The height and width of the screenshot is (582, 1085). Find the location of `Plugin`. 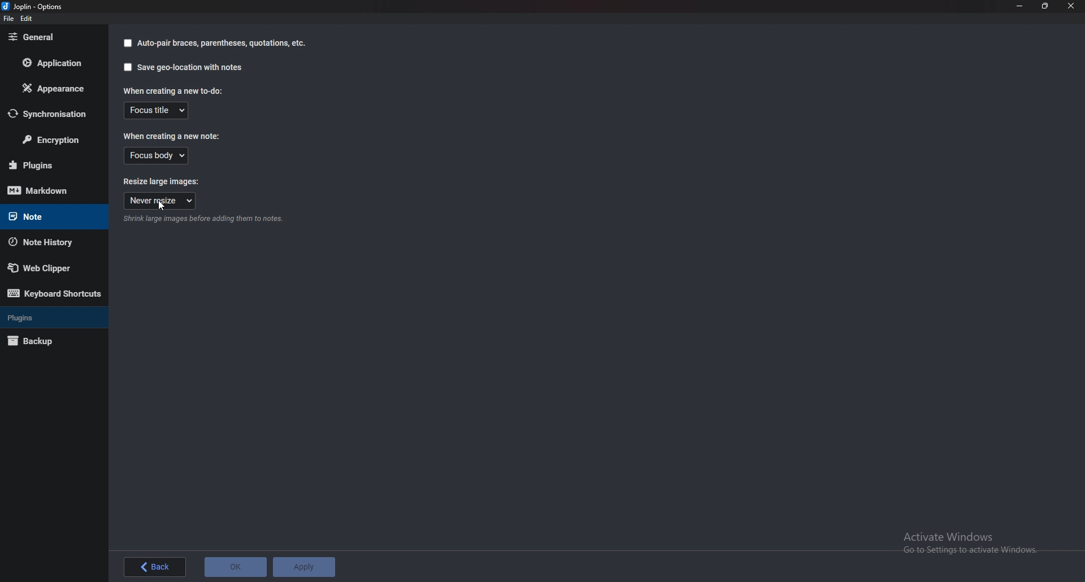

Plugin is located at coordinates (50, 166).